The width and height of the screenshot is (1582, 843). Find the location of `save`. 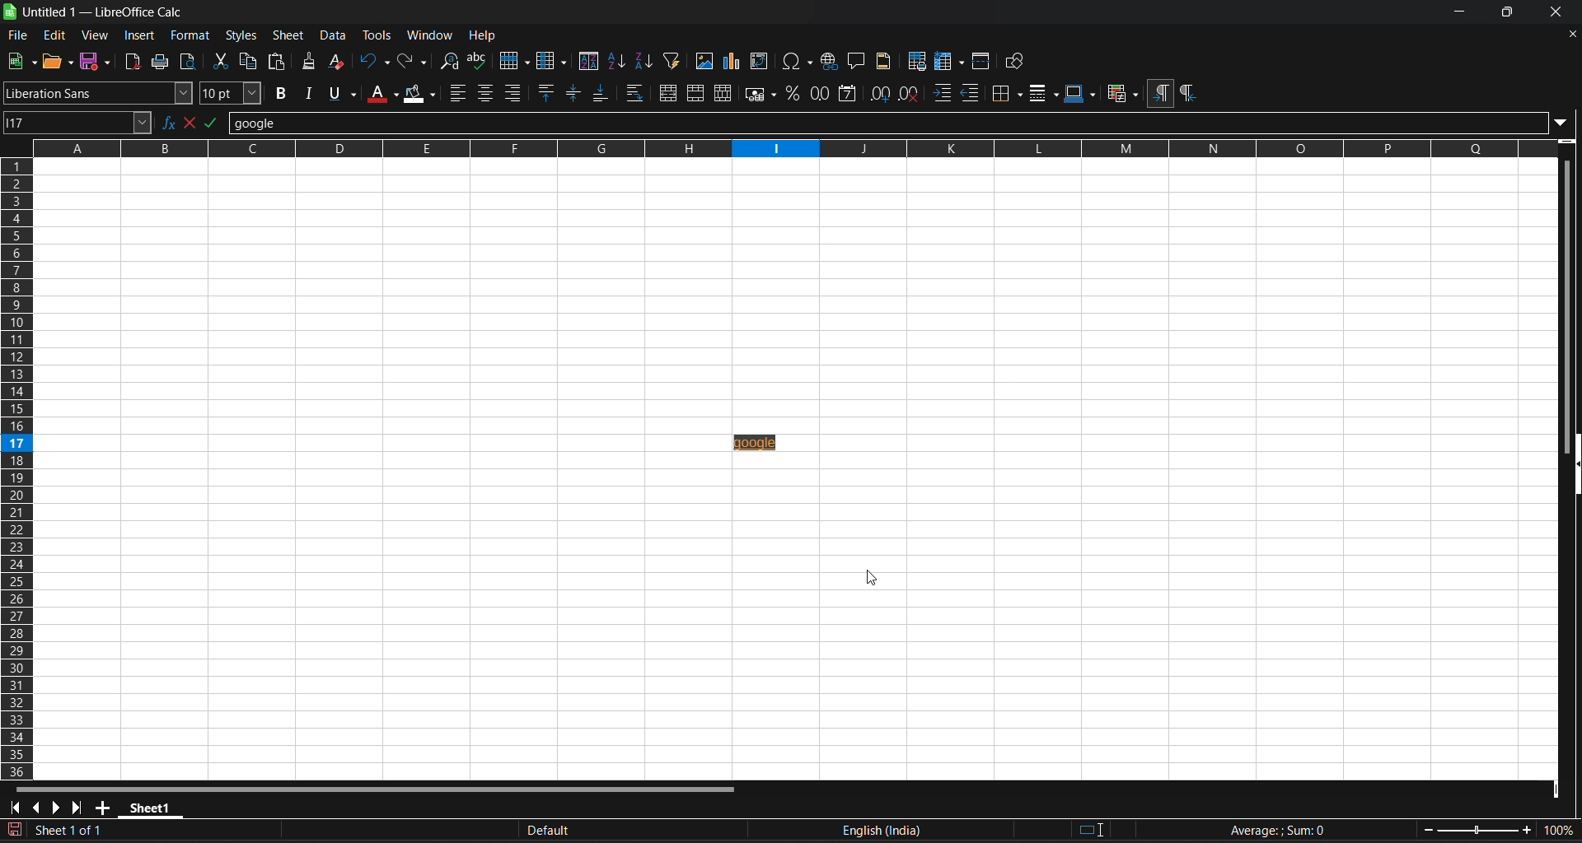

save is located at coordinates (21, 62).